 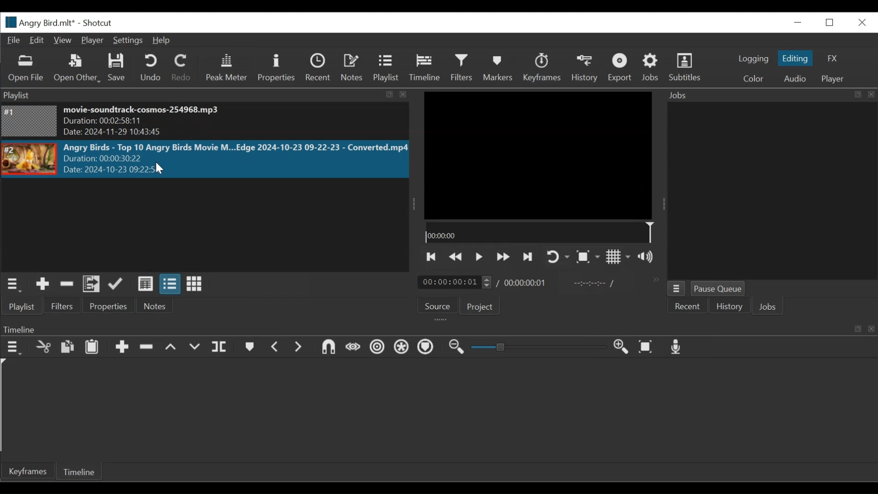 What do you see at coordinates (81, 471) in the screenshot?
I see `Timeline` at bounding box center [81, 471].